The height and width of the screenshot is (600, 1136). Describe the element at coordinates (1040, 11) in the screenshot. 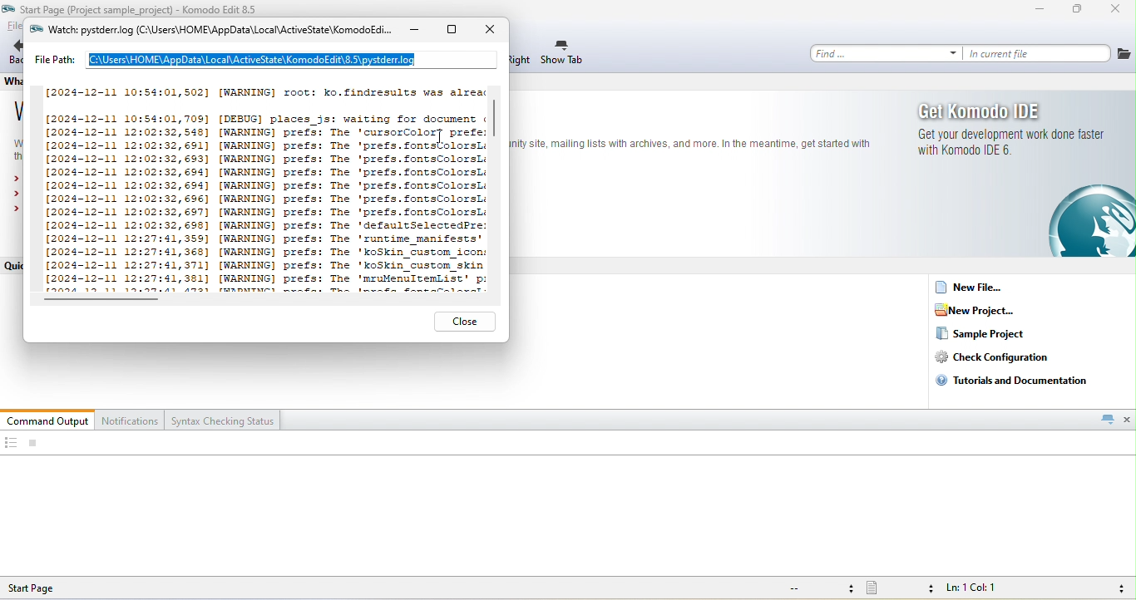

I see `minimize` at that location.